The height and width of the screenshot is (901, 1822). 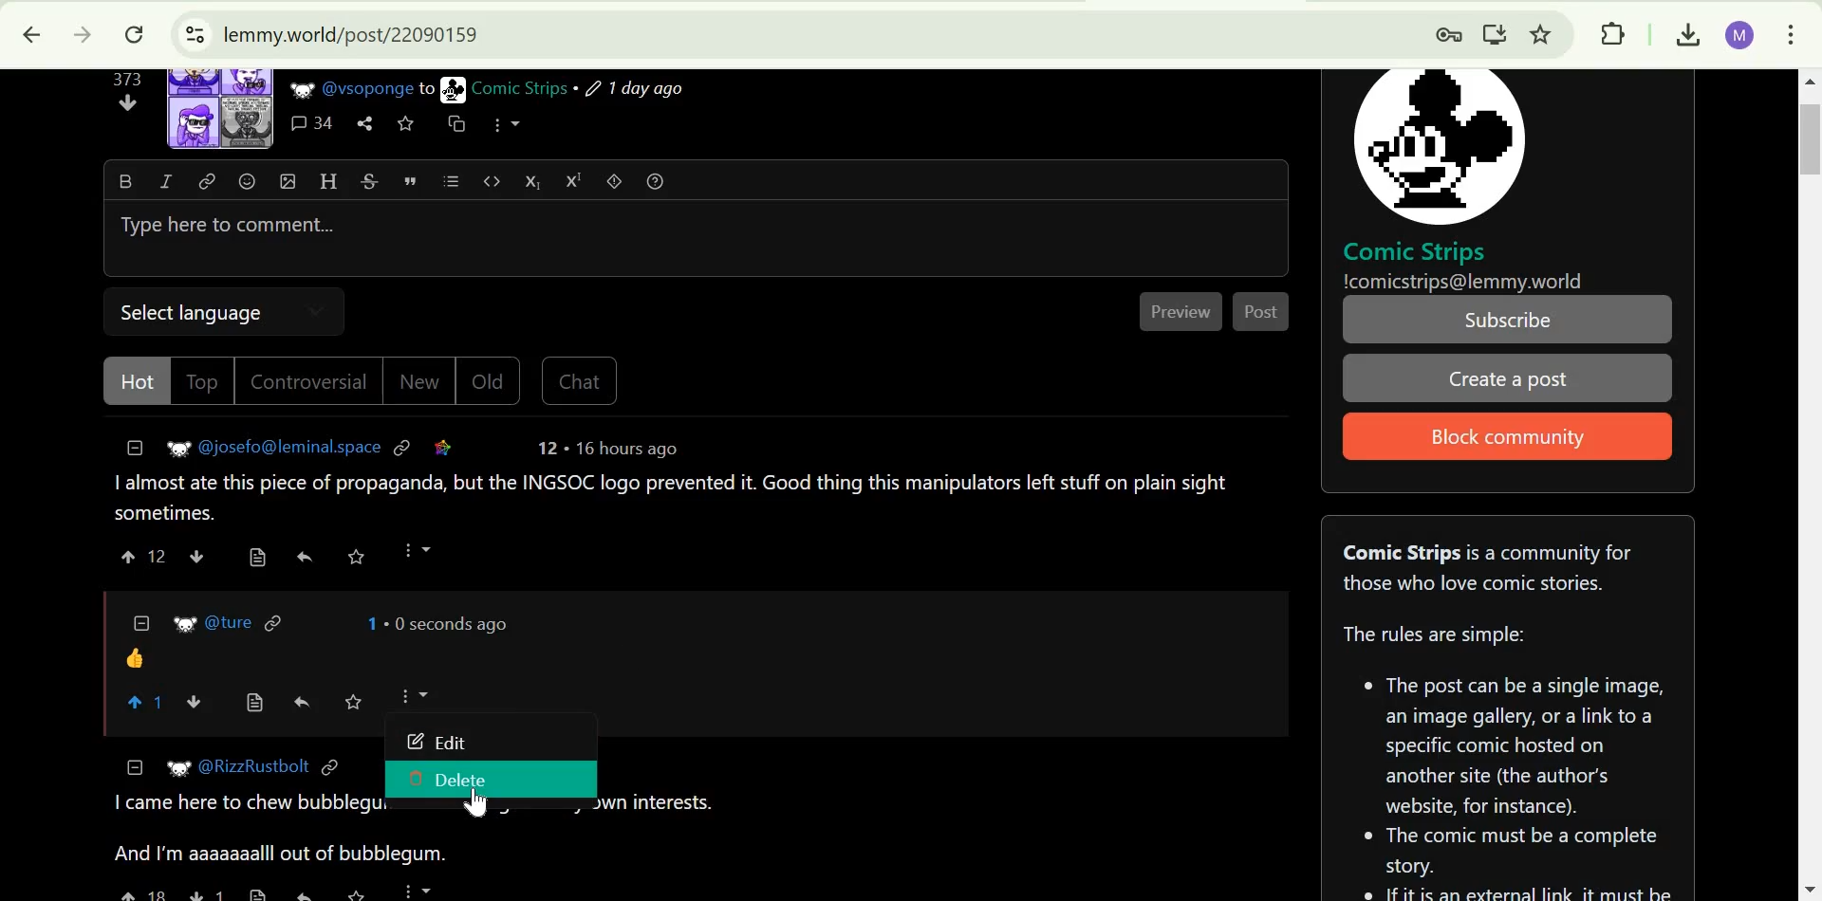 I want to click on Download Lemmy.World, so click(x=1496, y=31).